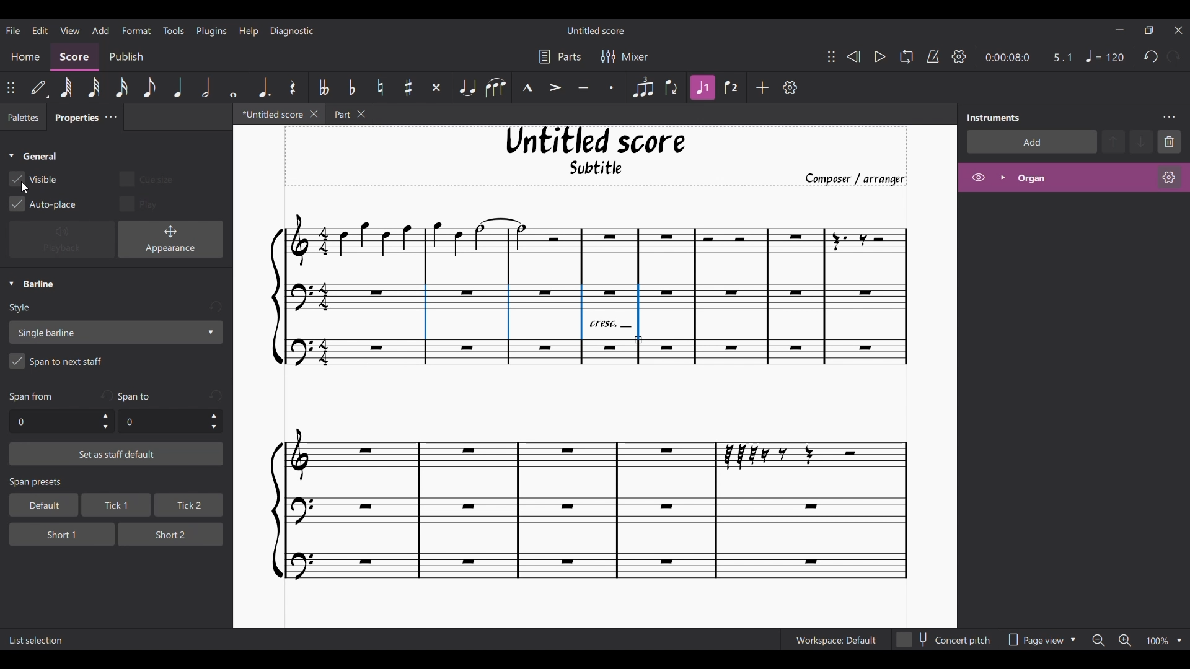 This screenshot has height=669, width=1190. What do you see at coordinates (1170, 141) in the screenshot?
I see `Delete selection` at bounding box center [1170, 141].